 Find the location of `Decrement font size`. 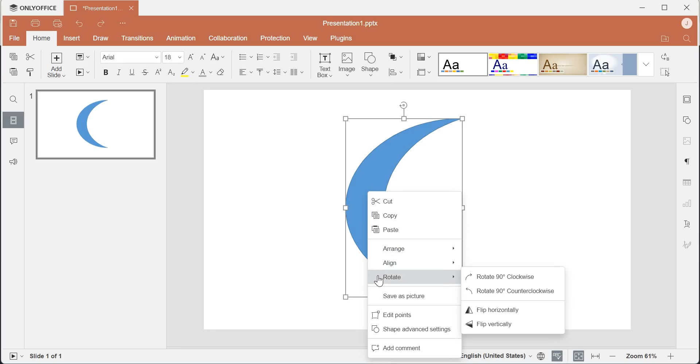

Decrement font size is located at coordinates (203, 57).